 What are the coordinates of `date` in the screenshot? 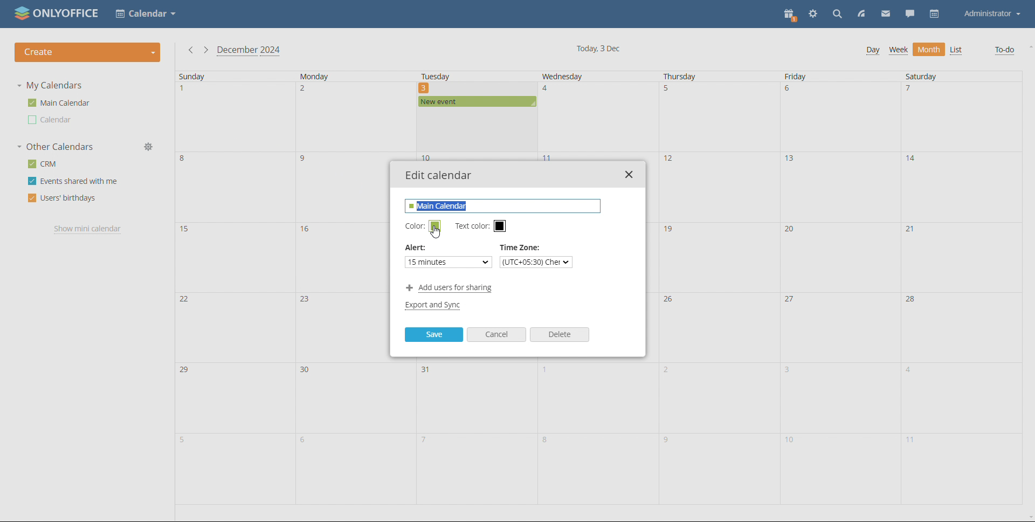 It's located at (960, 327).